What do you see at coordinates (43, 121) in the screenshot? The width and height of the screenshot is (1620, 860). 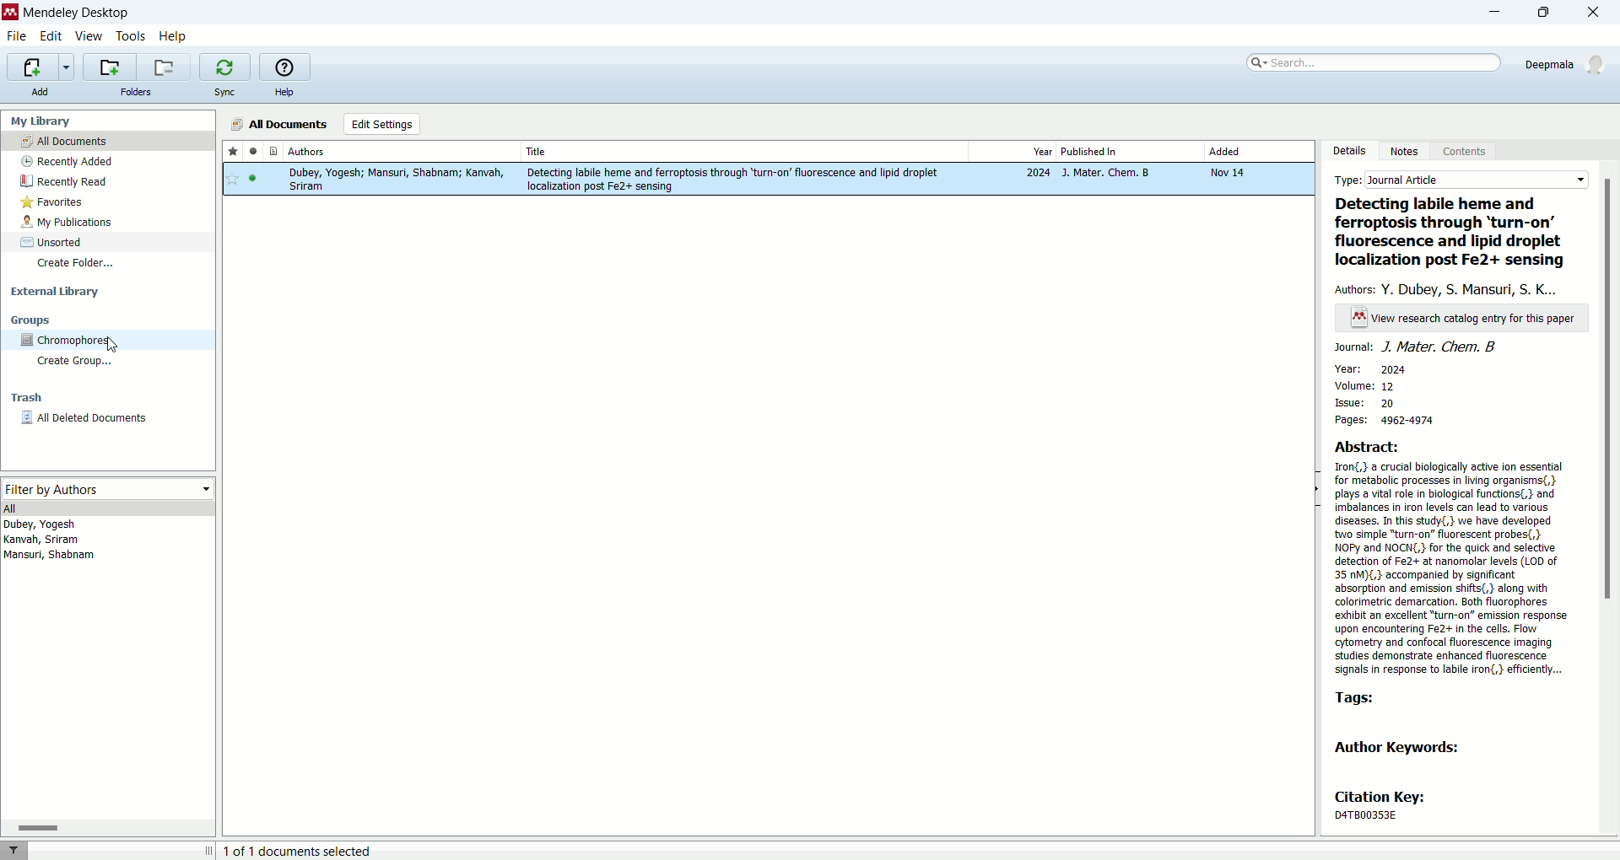 I see `my library` at bounding box center [43, 121].